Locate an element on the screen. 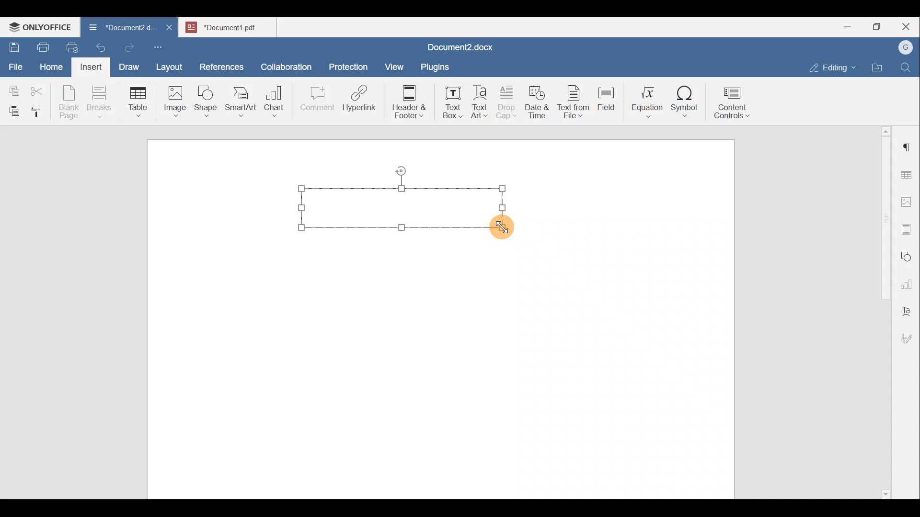 This screenshot has width=920, height=517. Insert is located at coordinates (88, 65).